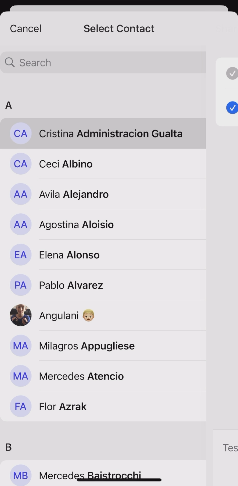  What do you see at coordinates (58, 287) in the screenshot?
I see `Pablo Alvarez` at bounding box center [58, 287].